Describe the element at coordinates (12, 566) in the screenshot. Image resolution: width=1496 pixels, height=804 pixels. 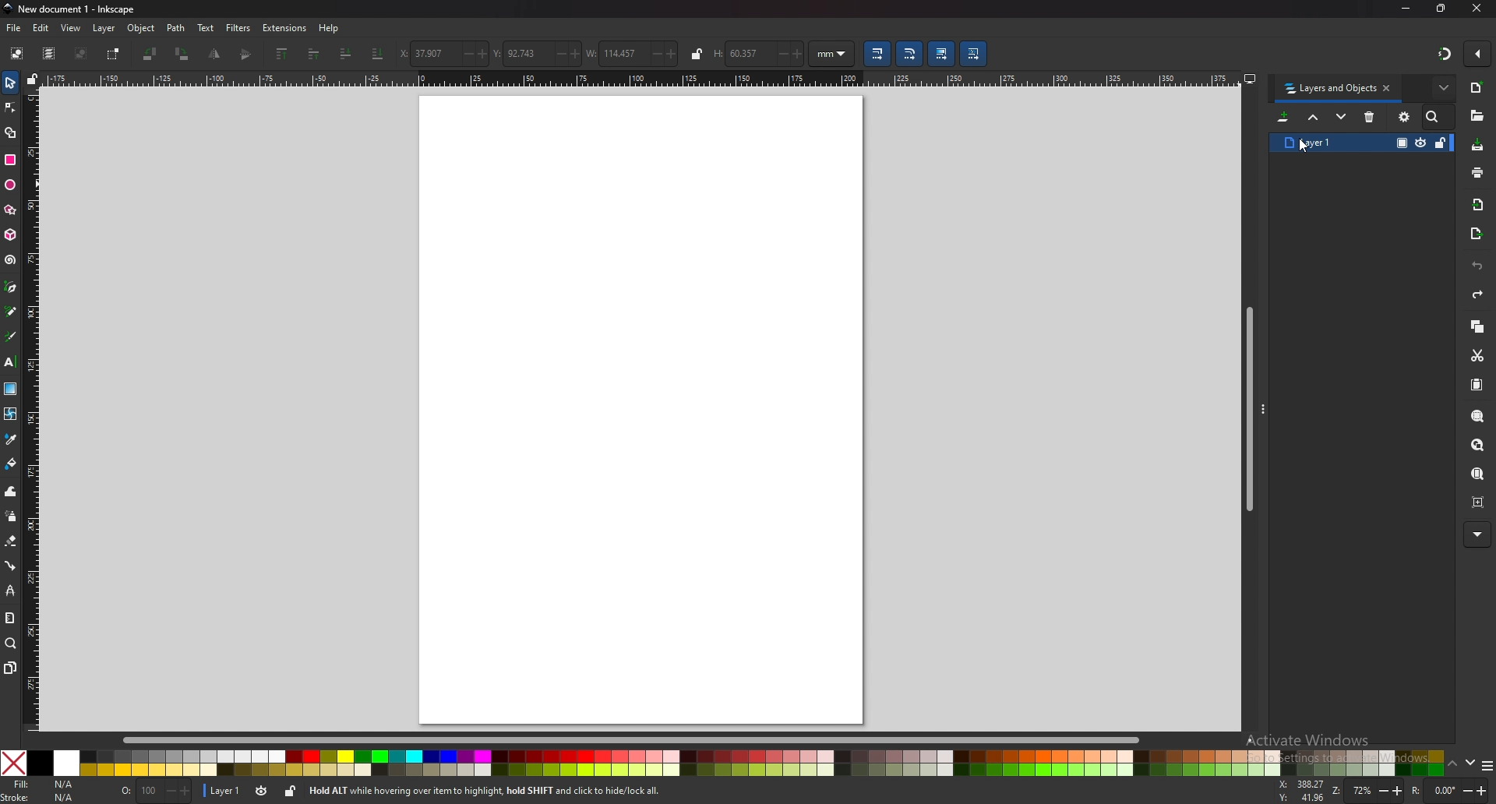
I see `connector` at that location.